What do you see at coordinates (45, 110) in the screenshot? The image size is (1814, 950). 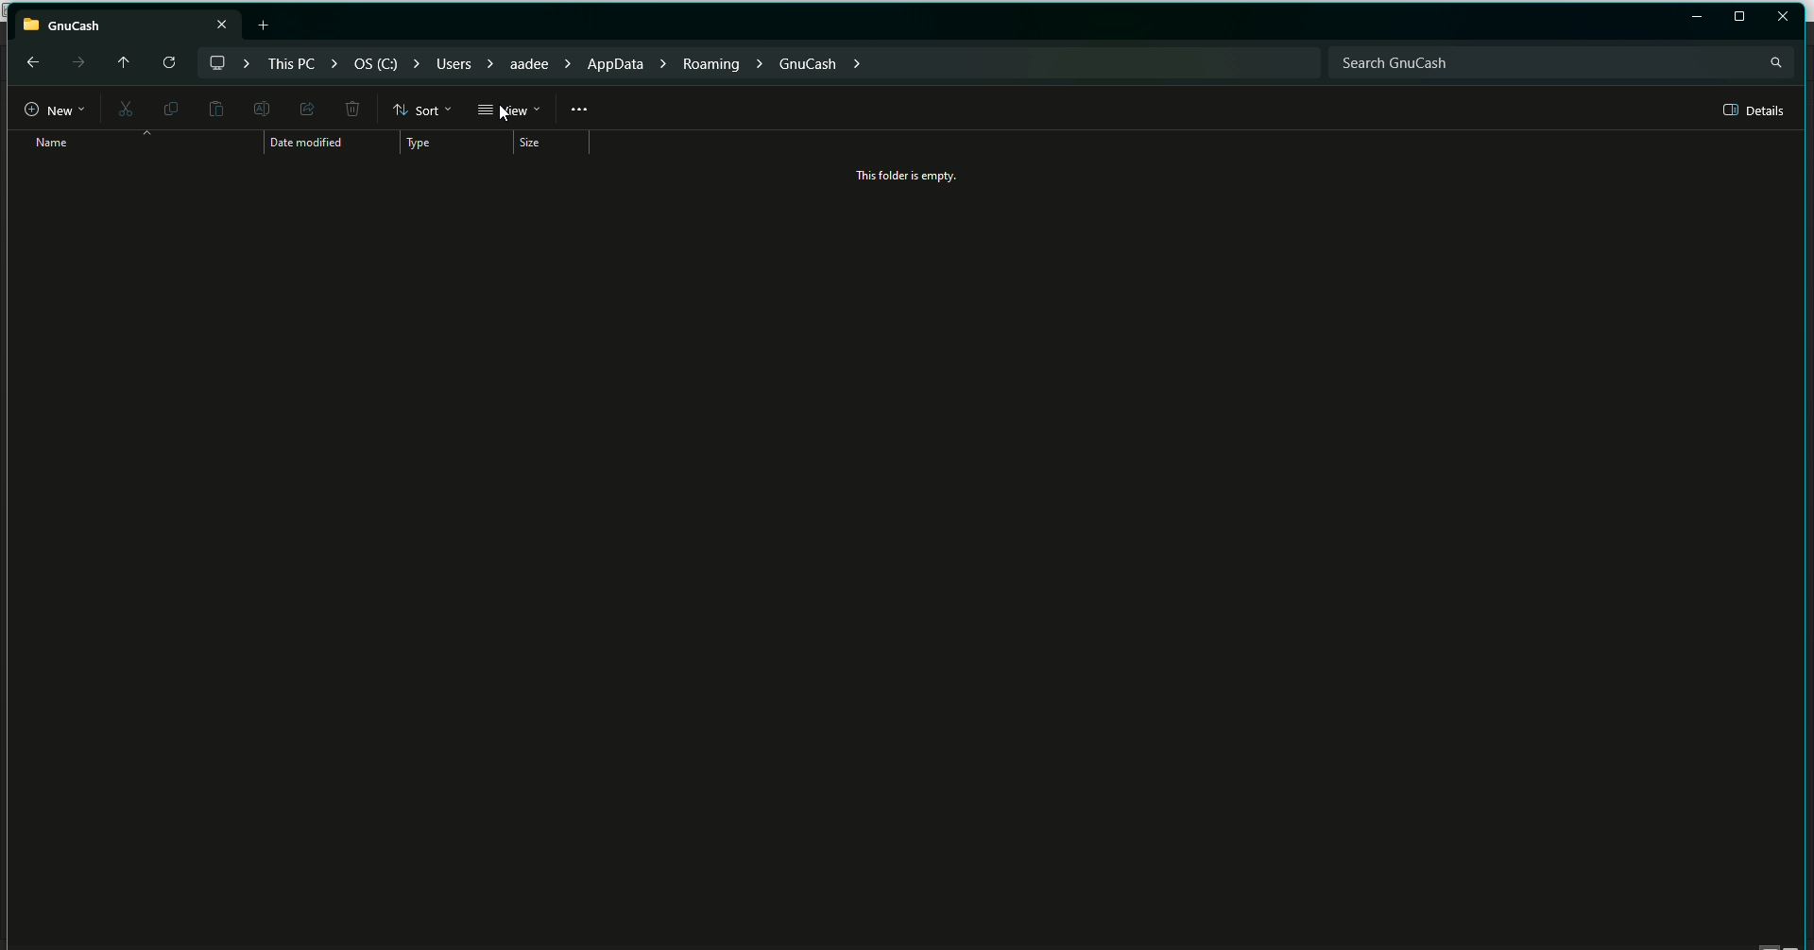 I see `New` at bounding box center [45, 110].